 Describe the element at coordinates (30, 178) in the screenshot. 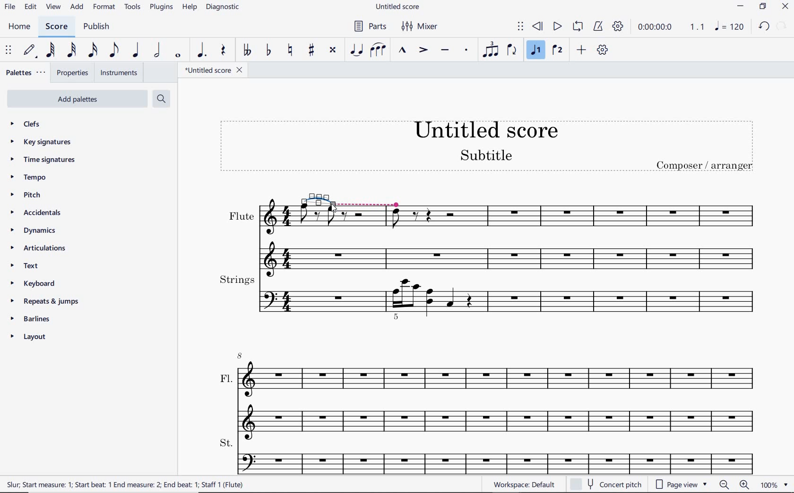

I see `tempo` at that location.